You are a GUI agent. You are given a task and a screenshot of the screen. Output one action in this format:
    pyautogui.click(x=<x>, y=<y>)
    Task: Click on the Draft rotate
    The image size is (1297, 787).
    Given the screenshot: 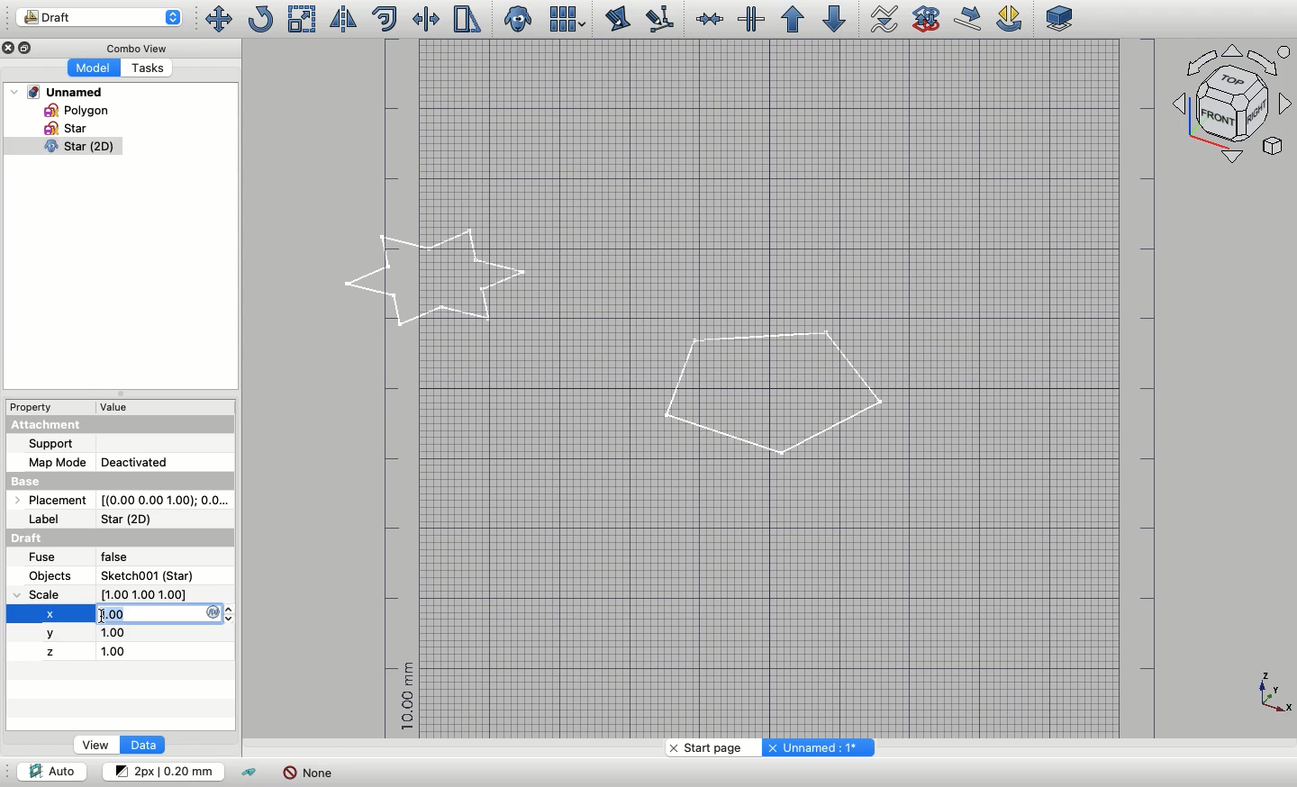 What is the action you would take?
    pyautogui.click(x=1010, y=20)
    